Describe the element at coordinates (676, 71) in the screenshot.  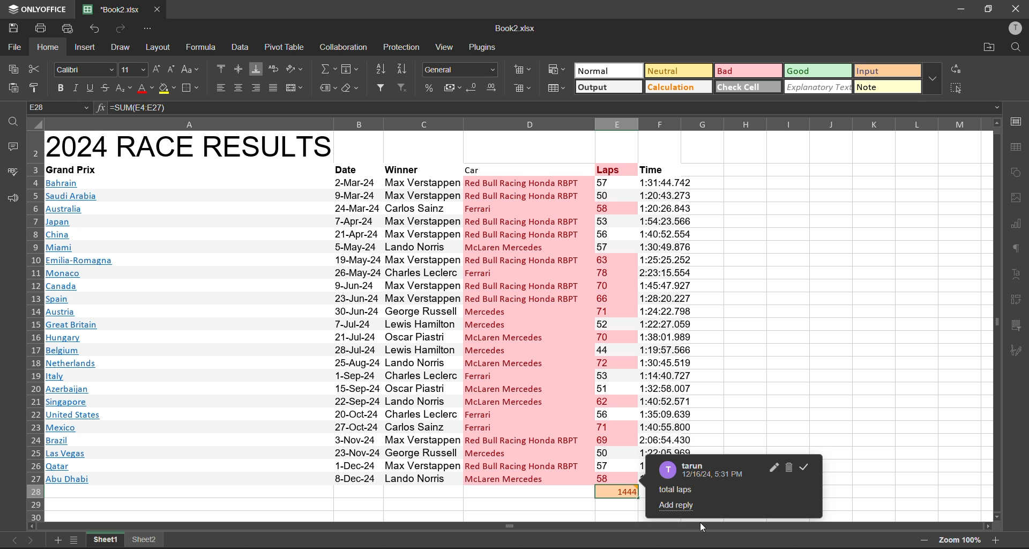
I see `neutral` at that location.